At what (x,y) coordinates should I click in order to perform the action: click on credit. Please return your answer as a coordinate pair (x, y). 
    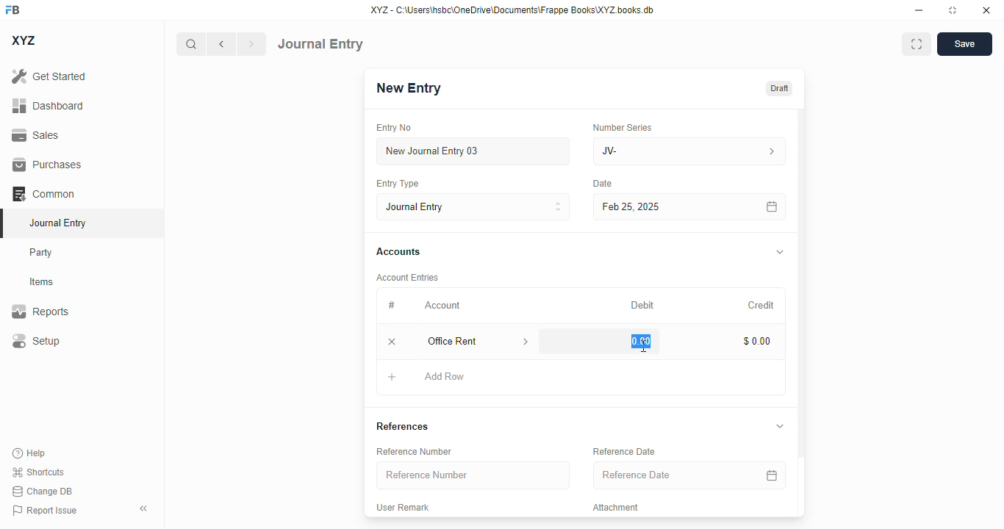
    Looking at the image, I should click on (762, 306).